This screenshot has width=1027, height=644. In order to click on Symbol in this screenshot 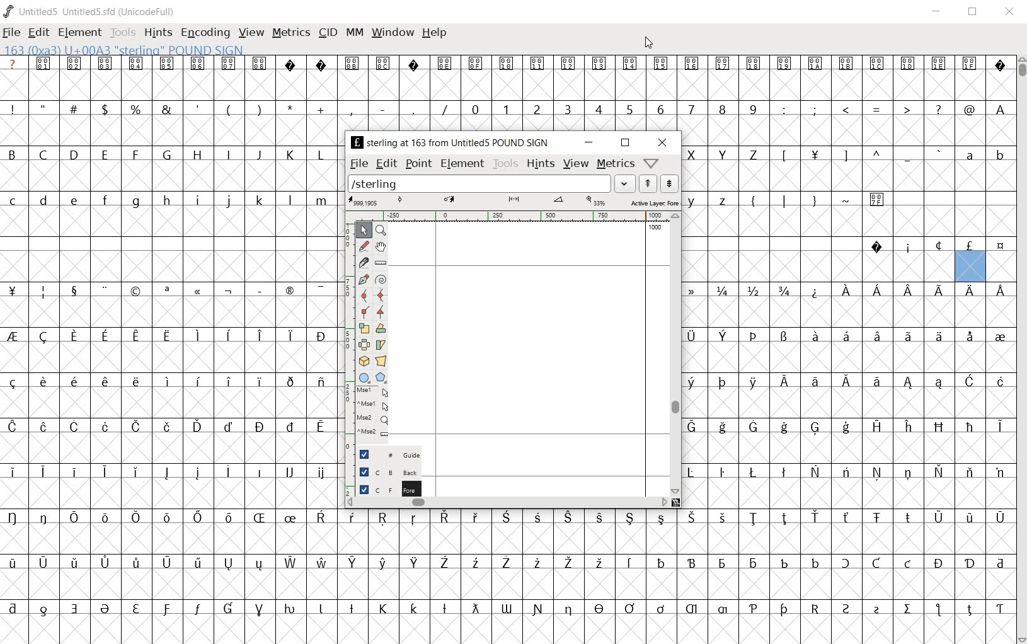, I will do `click(168, 64)`.